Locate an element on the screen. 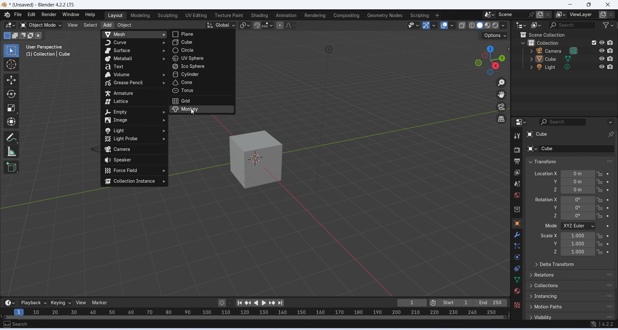 The width and height of the screenshot is (618, 330). editor type is located at coordinates (10, 26).